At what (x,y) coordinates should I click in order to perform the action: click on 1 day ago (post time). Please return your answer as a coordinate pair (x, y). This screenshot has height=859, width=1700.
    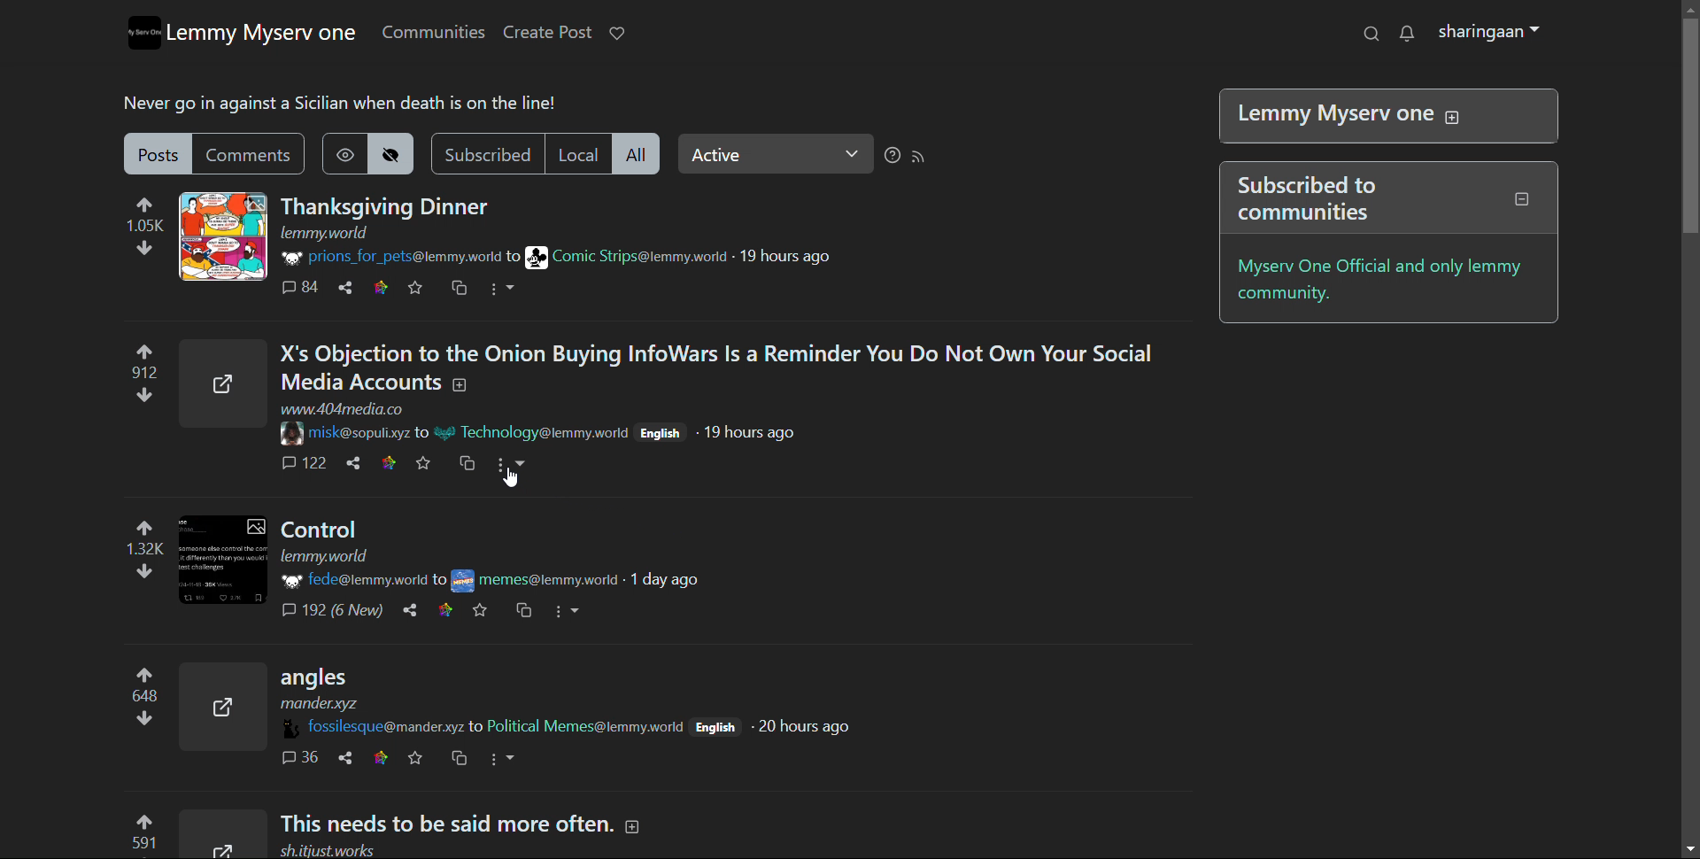
    Looking at the image, I should click on (668, 581).